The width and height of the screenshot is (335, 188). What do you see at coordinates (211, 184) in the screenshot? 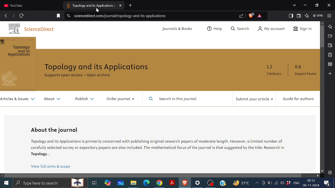
I see `OBS recorder` at bounding box center [211, 184].